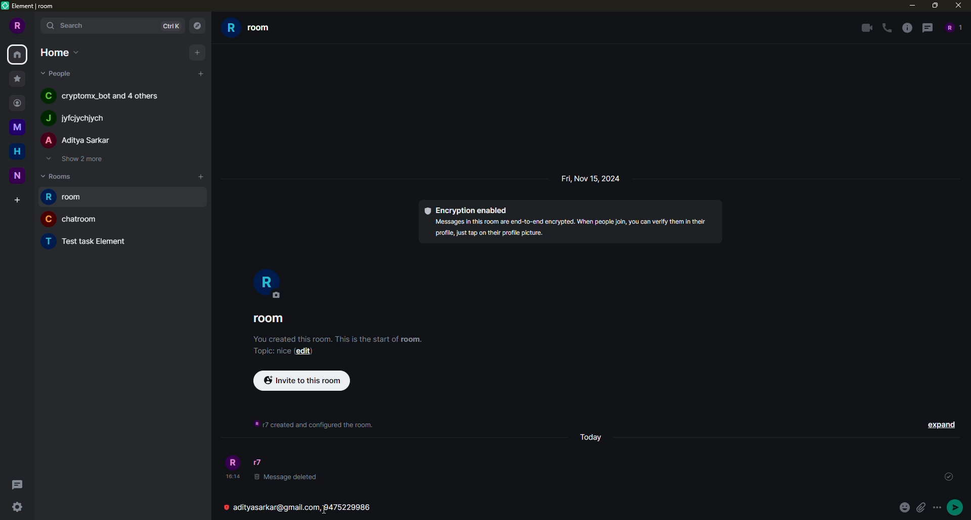 This screenshot has height=520, width=971. Describe the element at coordinates (905, 27) in the screenshot. I see `info` at that location.